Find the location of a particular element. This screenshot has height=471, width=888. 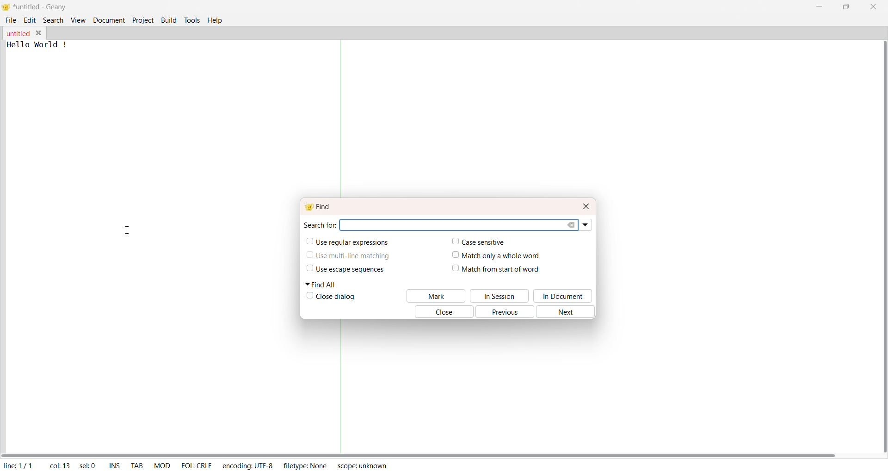

Minimize is located at coordinates (817, 7).